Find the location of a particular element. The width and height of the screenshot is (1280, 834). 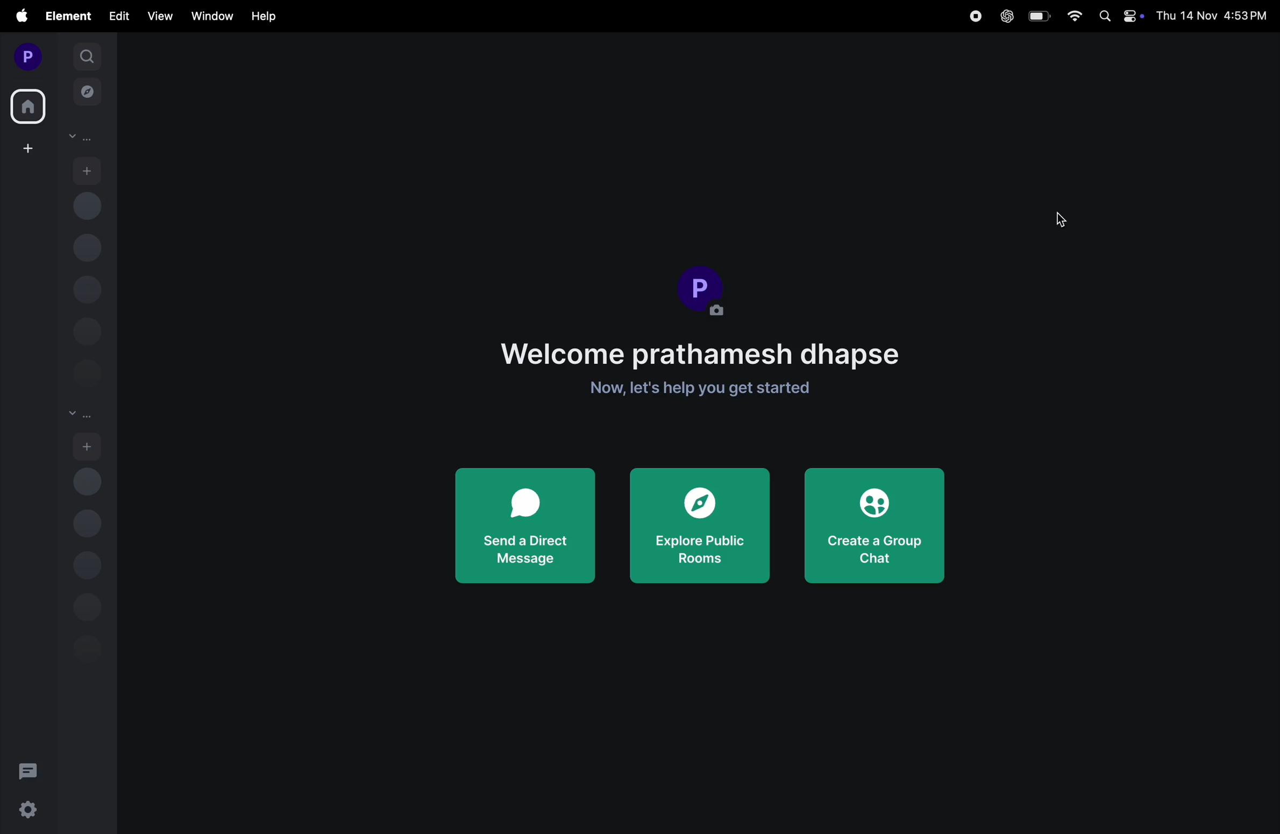

profile is located at coordinates (25, 56).